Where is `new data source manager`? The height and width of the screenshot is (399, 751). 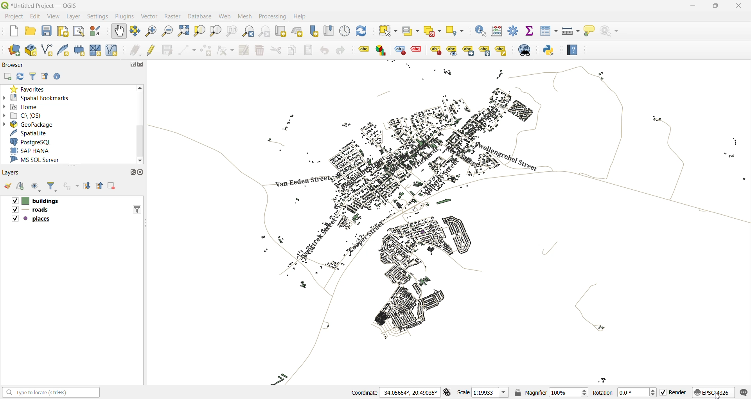 new data source manager is located at coordinates (16, 51).